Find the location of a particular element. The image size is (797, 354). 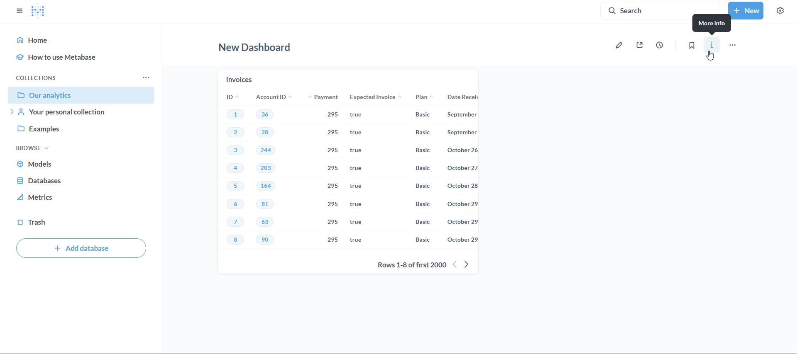

295 is located at coordinates (334, 204).